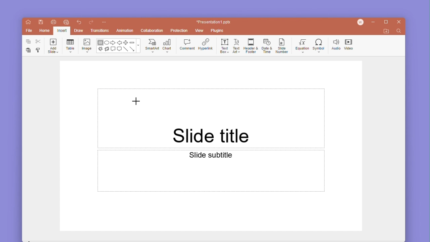 The width and height of the screenshot is (430, 242). Describe the element at coordinates (214, 22) in the screenshot. I see `*Presentation1 ppt` at that location.